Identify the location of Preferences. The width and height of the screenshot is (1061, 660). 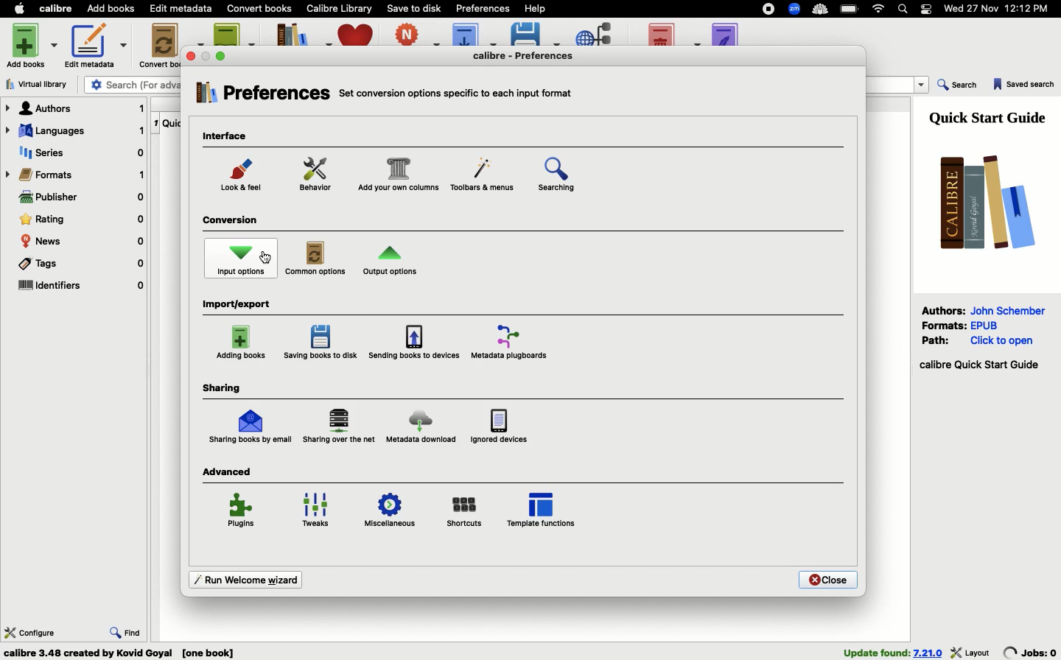
(262, 96).